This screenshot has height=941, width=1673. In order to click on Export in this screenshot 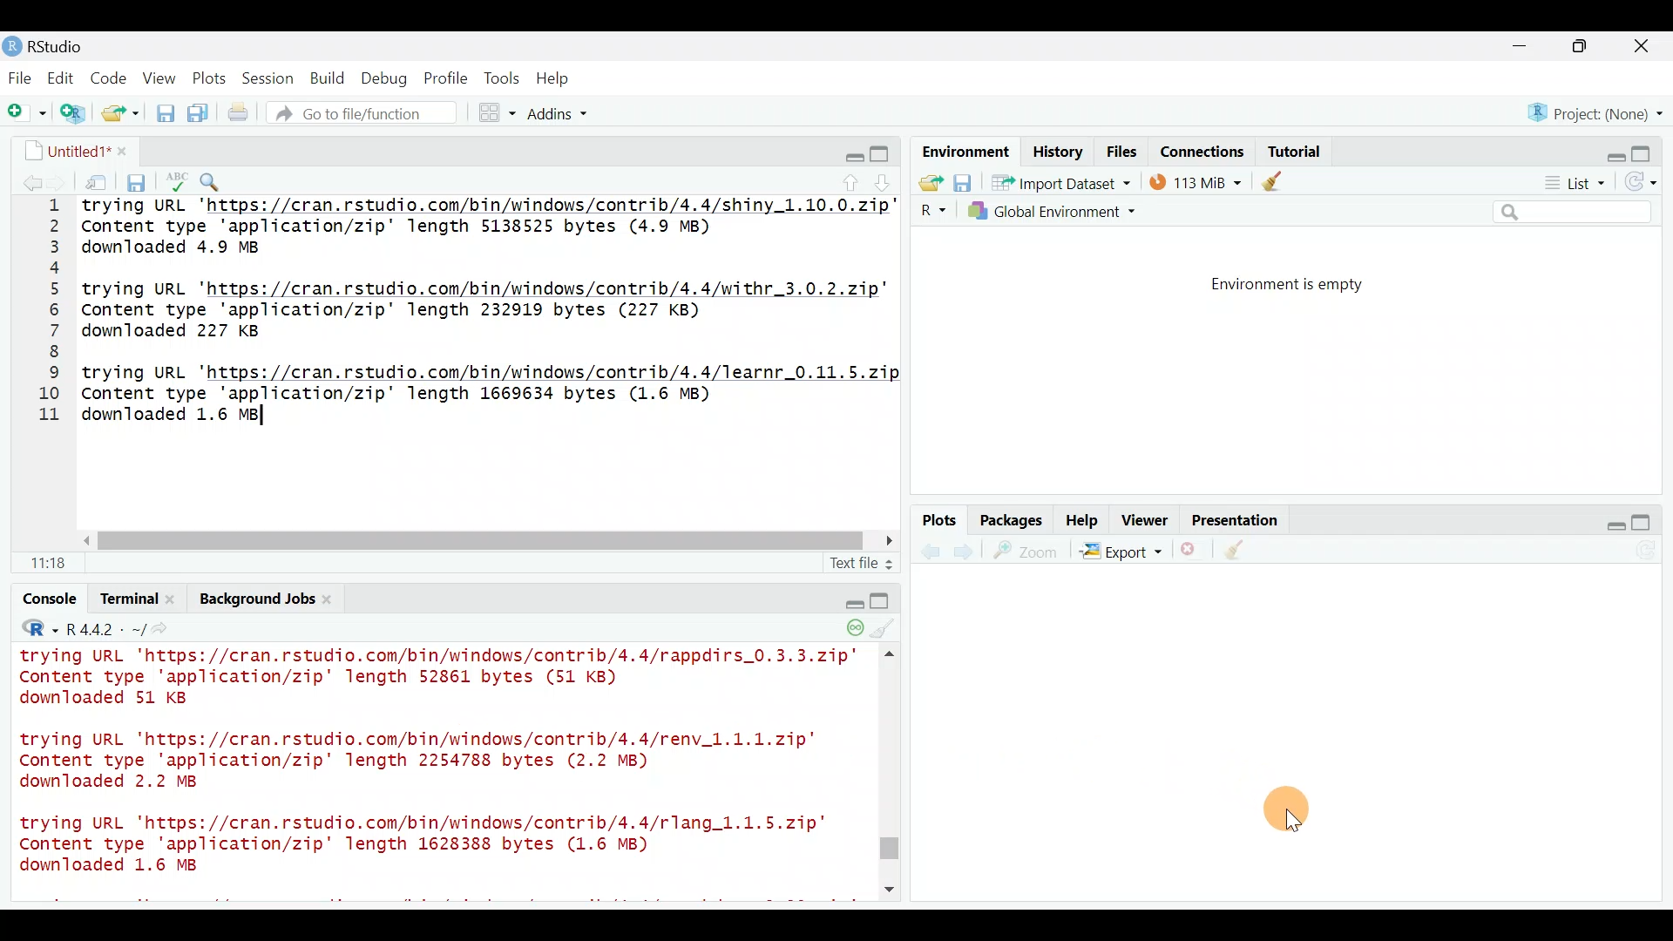, I will do `click(1121, 554)`.